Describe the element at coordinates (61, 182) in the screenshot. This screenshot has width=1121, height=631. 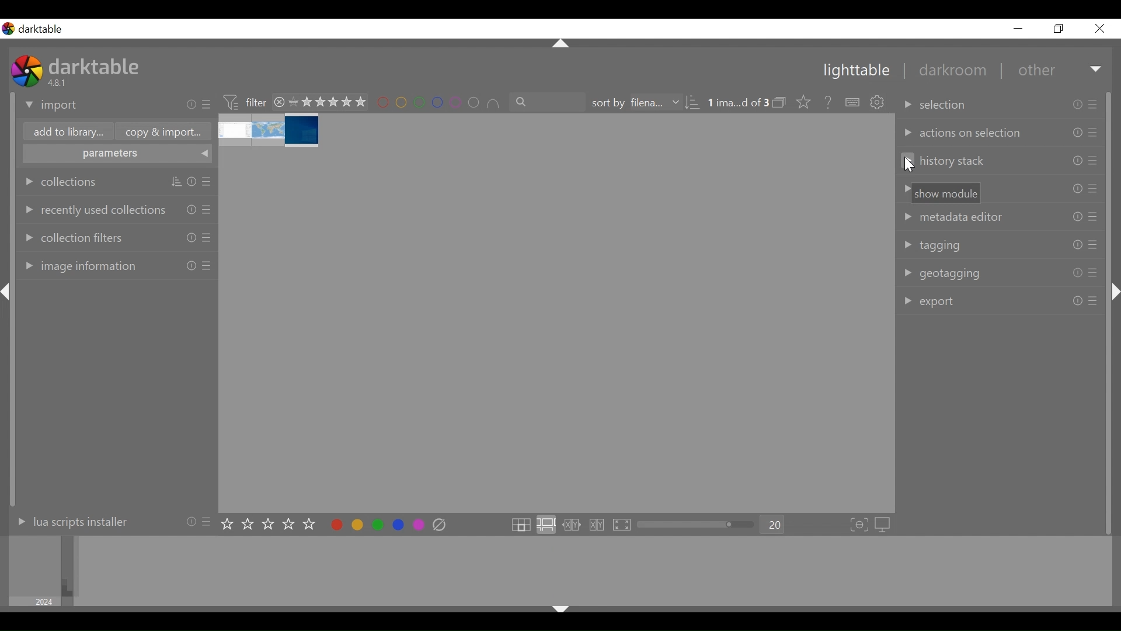
I see `collections` at that location.